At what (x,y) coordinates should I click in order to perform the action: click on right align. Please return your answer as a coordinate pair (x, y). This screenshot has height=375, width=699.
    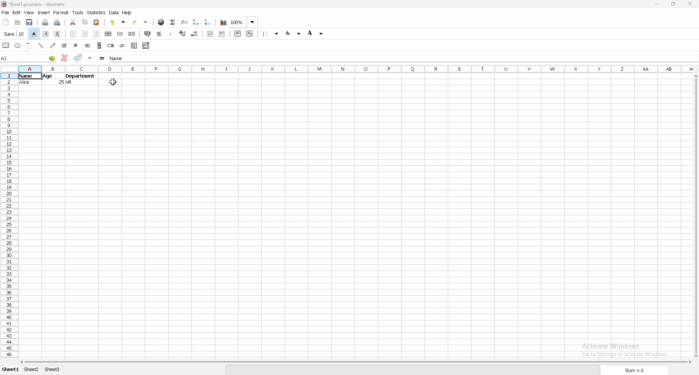
    Looking at the image, I should click on (96, 33).